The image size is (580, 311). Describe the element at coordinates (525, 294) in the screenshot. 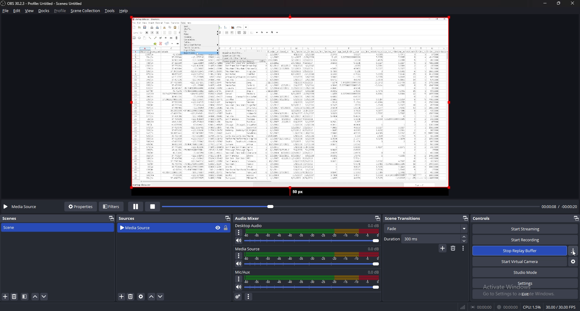

I see `exit` at that location.